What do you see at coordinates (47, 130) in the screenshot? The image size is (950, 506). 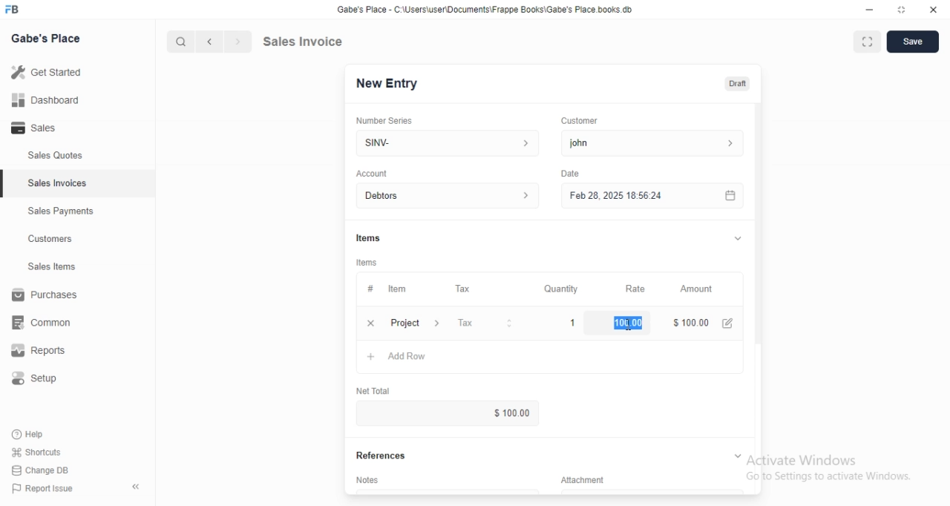 I see `- Sales` at bounding box center [47, 130].